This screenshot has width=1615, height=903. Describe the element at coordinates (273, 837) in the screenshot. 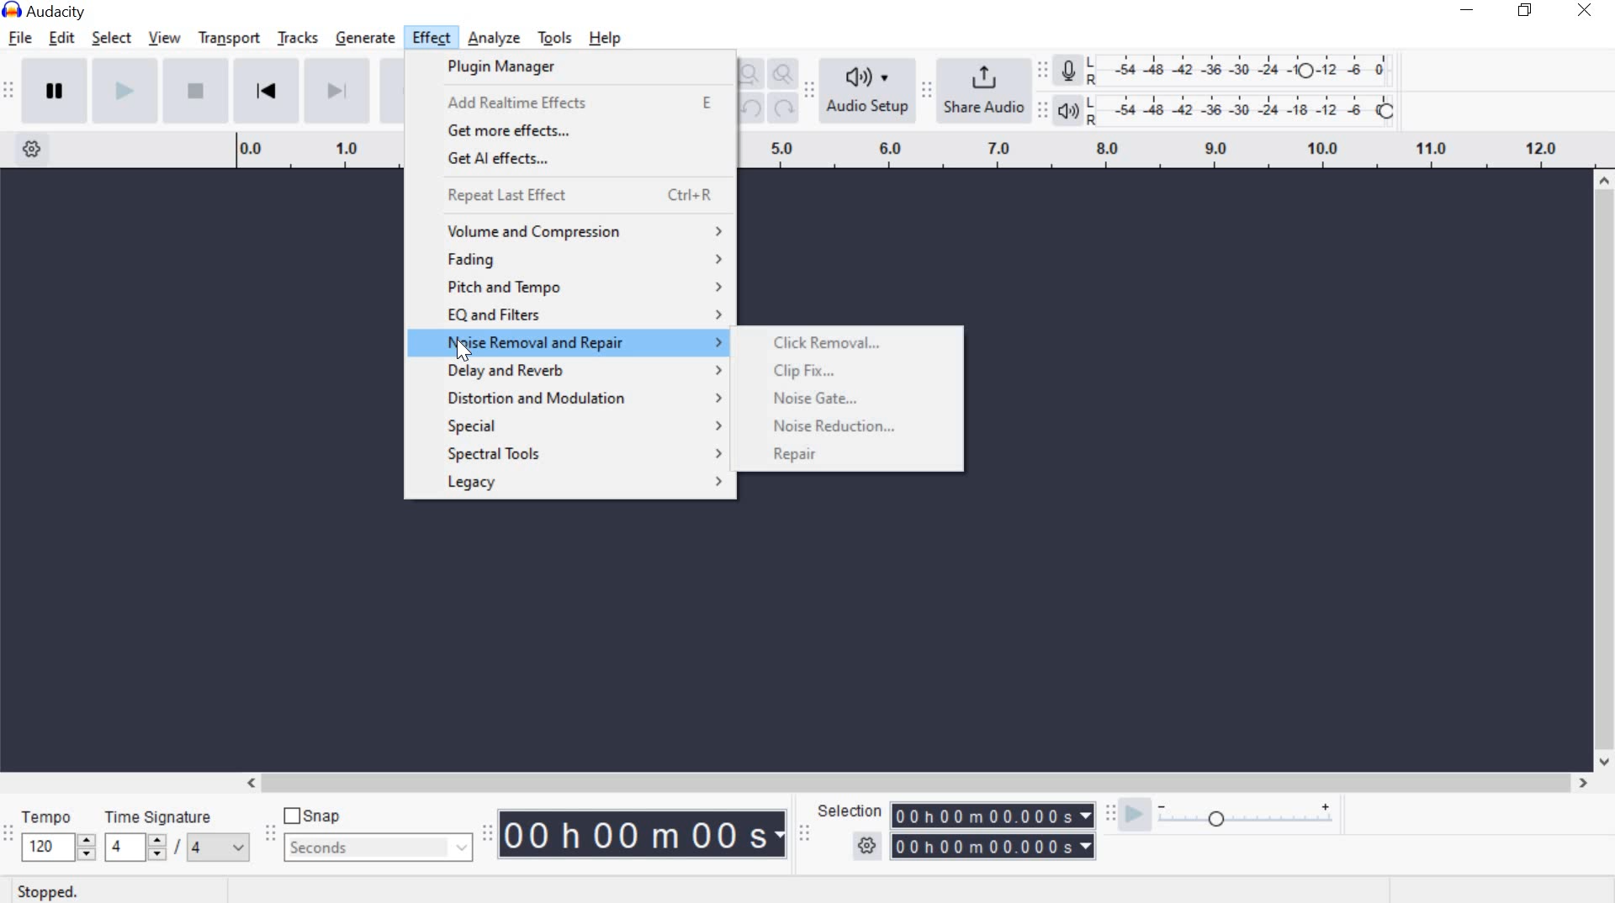

I see `Snapping Toolbar` at that location.